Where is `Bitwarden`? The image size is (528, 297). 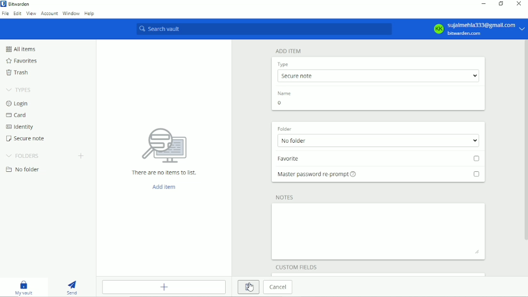 Bitwarden is located at coordinates (17, 4).